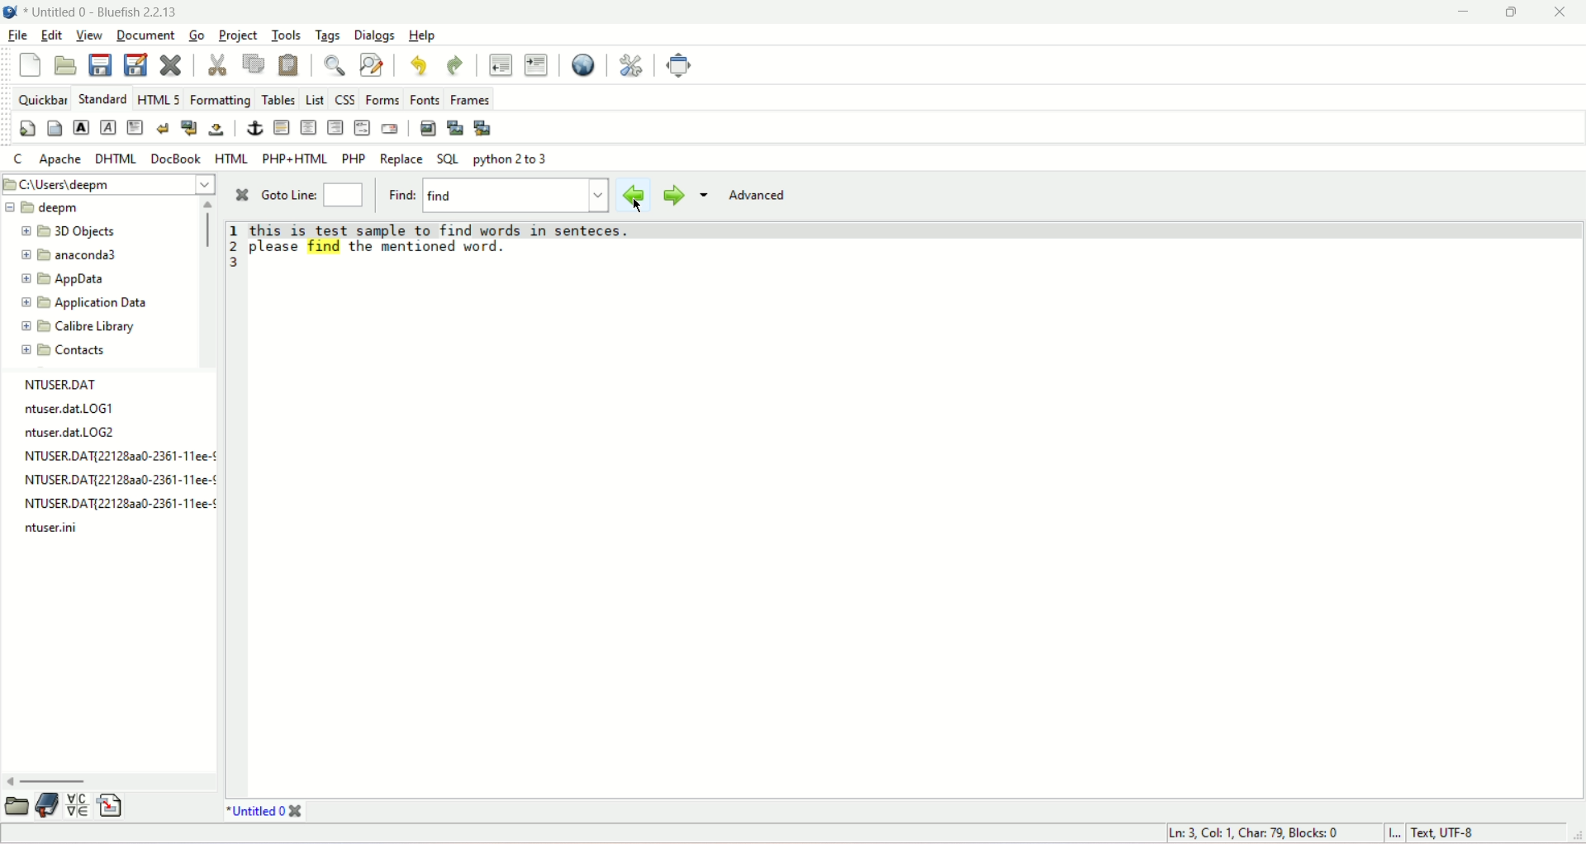 The height and width of the screenshot is (844, 1586). I want to click on advance find and replace, so click(372, 64).